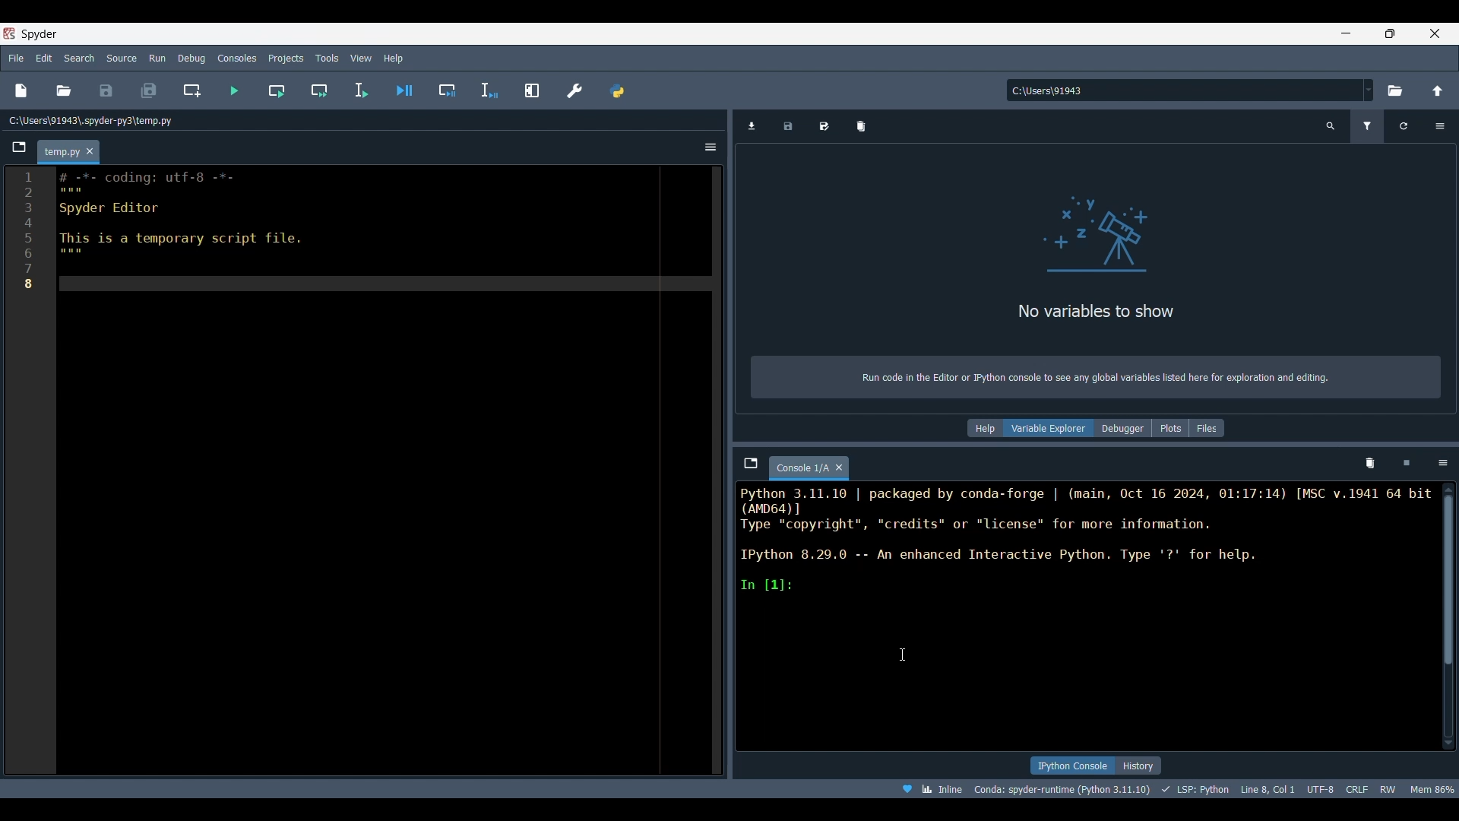 Image resolution: width=1459 pixels, height=821 pixels. Describe the element at coordinates (1049, 428) in the screenshot. I see `Variable explorer, current selection highlighted` at that location.